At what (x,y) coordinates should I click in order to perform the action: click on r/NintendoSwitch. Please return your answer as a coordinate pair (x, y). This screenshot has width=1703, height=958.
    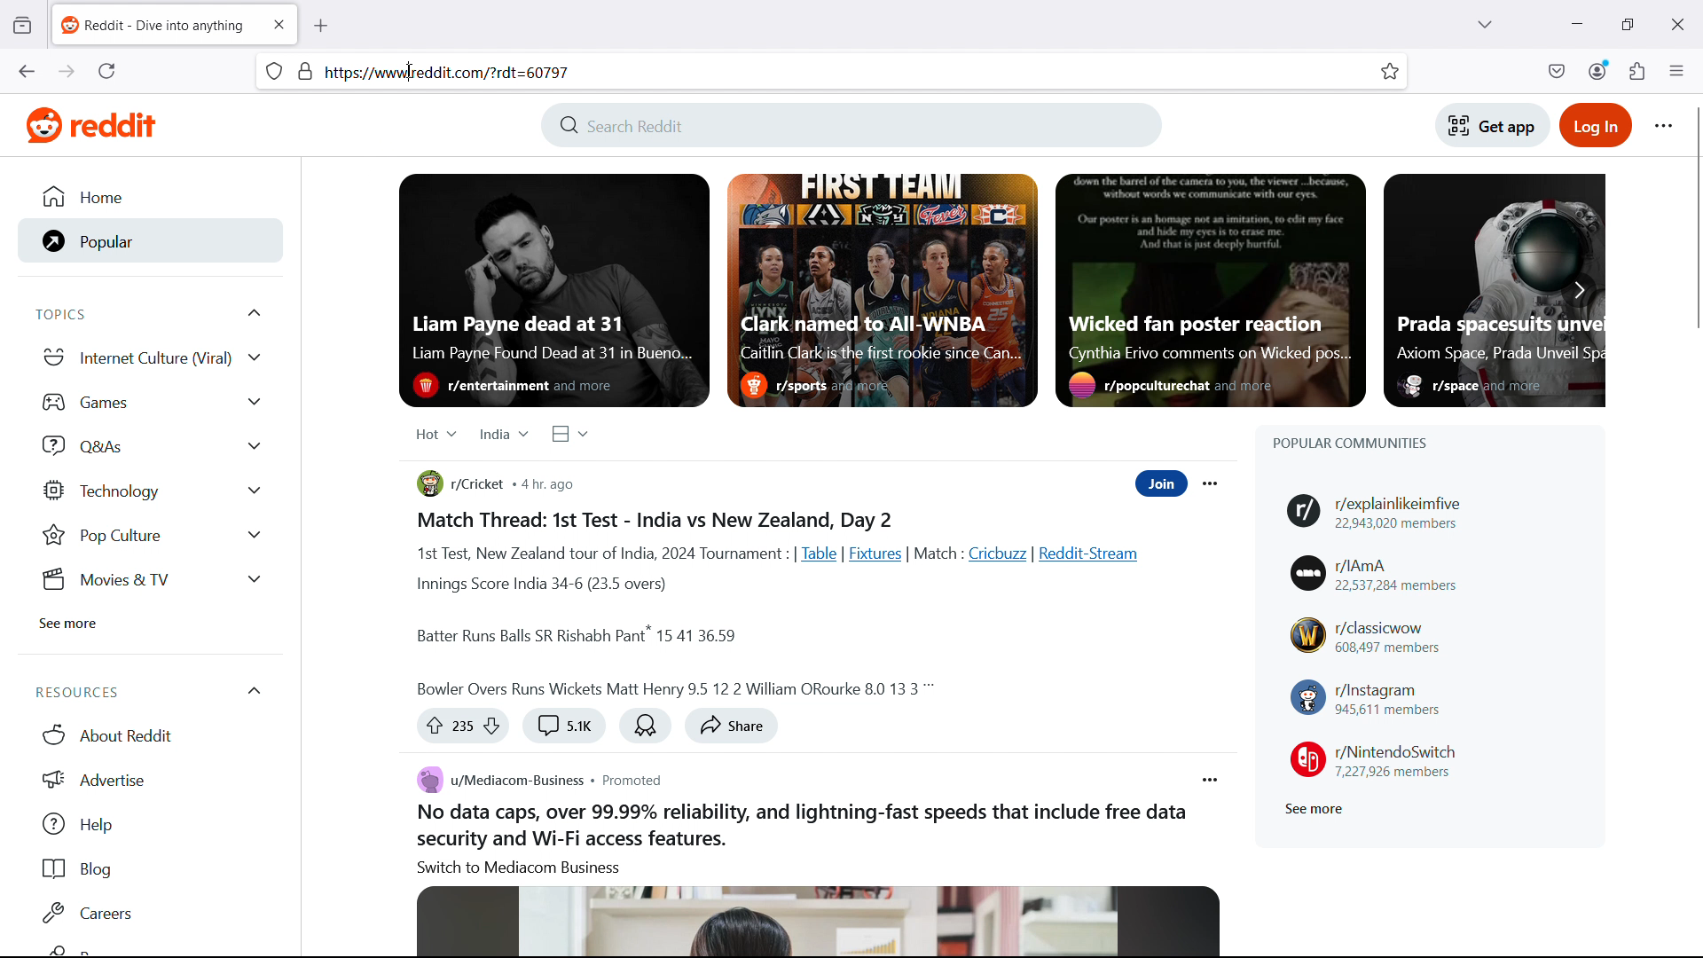
    Looking at the image, I should click on (1374, 758).